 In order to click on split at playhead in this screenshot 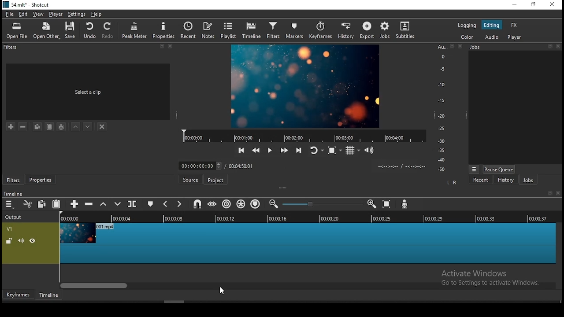, I will do `click(132, 203)`.